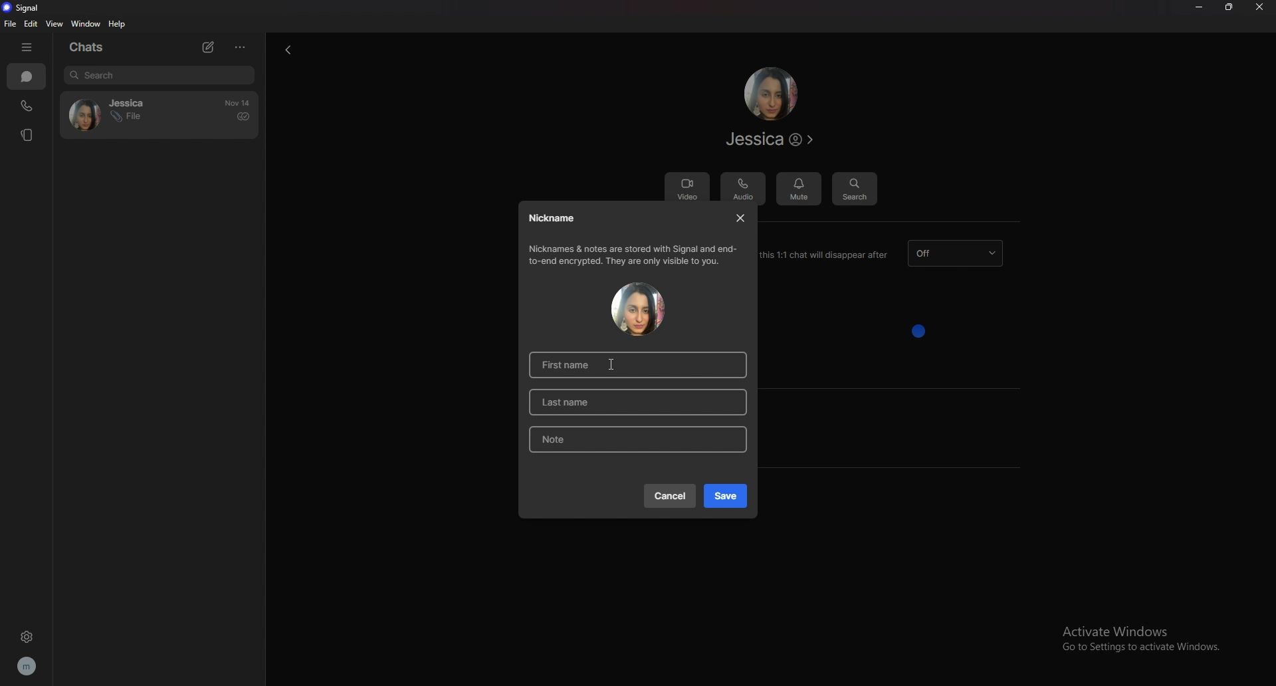 The height and width of the screenshot is (686, 1276). Describe the element at coordinates (554, 218) in the screenshot. I see `nickname` at that location.